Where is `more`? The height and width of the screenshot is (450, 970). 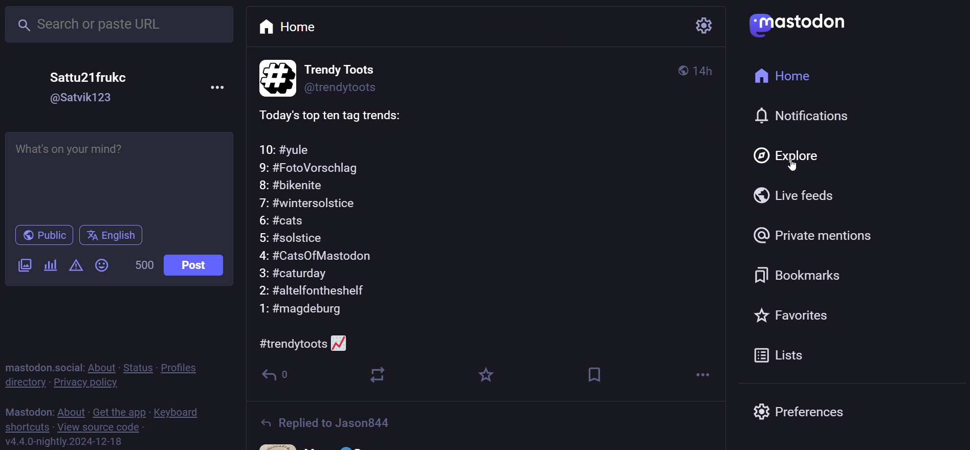 more is located at coordinates (694, 375).